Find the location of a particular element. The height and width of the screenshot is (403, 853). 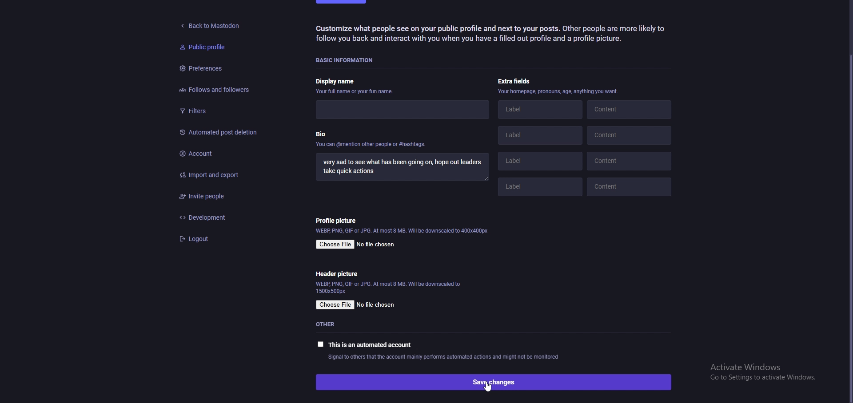

no file chosen is located at coordinates (377, 305).